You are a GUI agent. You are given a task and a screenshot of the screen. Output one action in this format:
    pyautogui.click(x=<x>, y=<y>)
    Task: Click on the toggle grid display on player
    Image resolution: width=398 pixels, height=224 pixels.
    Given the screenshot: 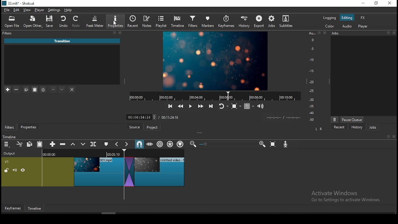 What is the action you would take?
    pyautogui.click(x=250, y=105)
    